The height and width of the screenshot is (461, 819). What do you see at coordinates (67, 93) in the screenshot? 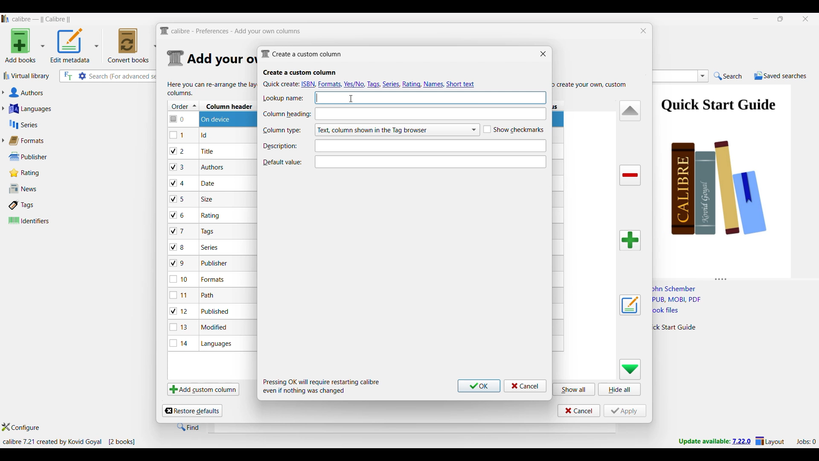
I see `Authors` at bounding box center [67, 93].